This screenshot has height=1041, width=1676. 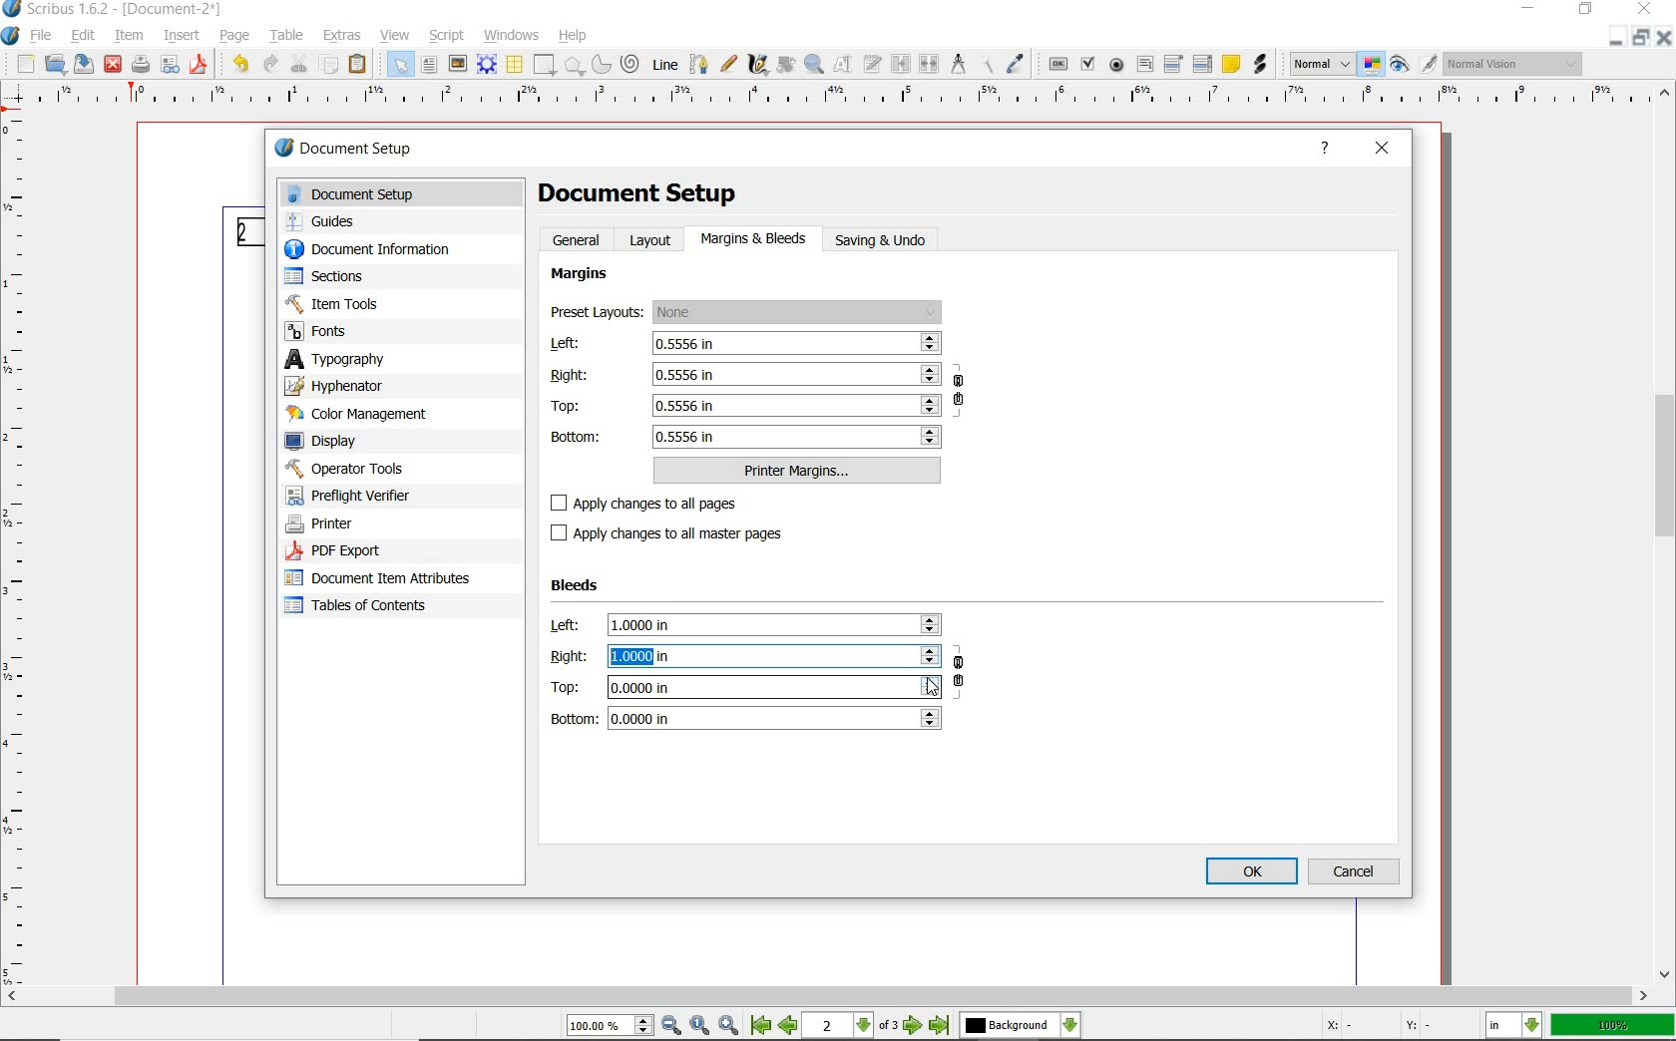 I want to click on scroll bar, so click(x=826, y=998).